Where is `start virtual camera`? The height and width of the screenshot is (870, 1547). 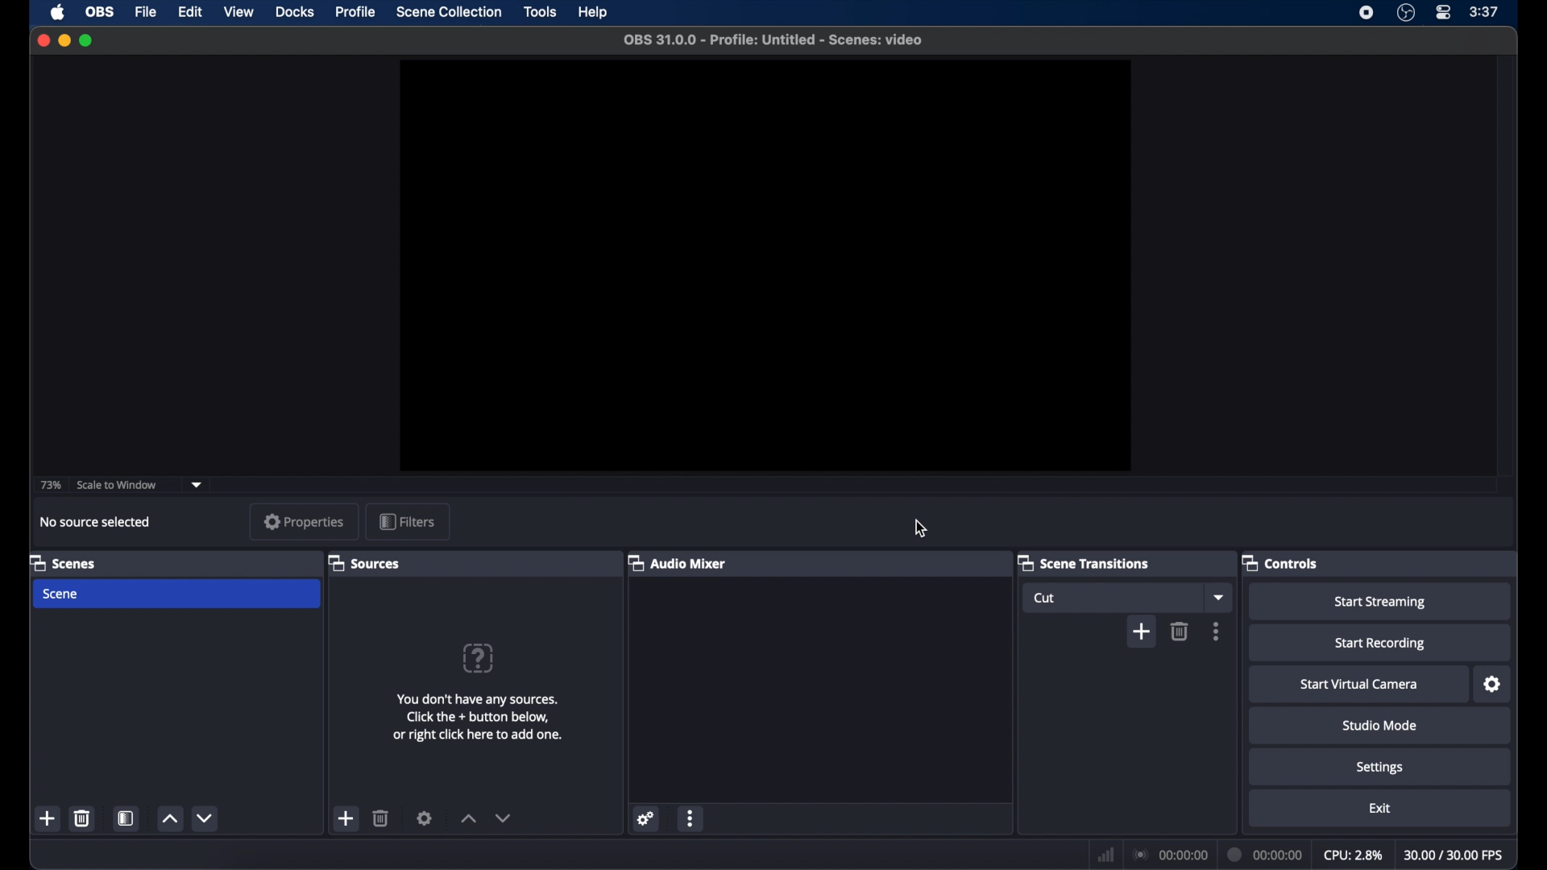
start virtual camera is located at coordinates (1359, 685).